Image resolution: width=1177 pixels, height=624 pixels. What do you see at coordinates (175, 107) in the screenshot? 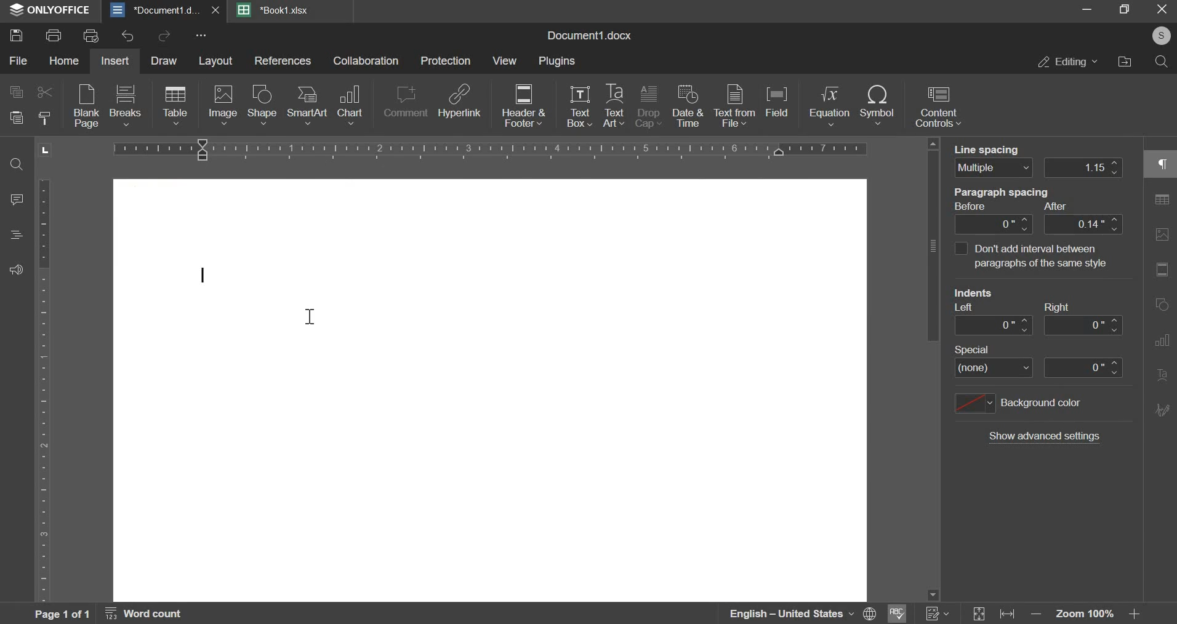
I see `table` at bounding box center [175, 107].